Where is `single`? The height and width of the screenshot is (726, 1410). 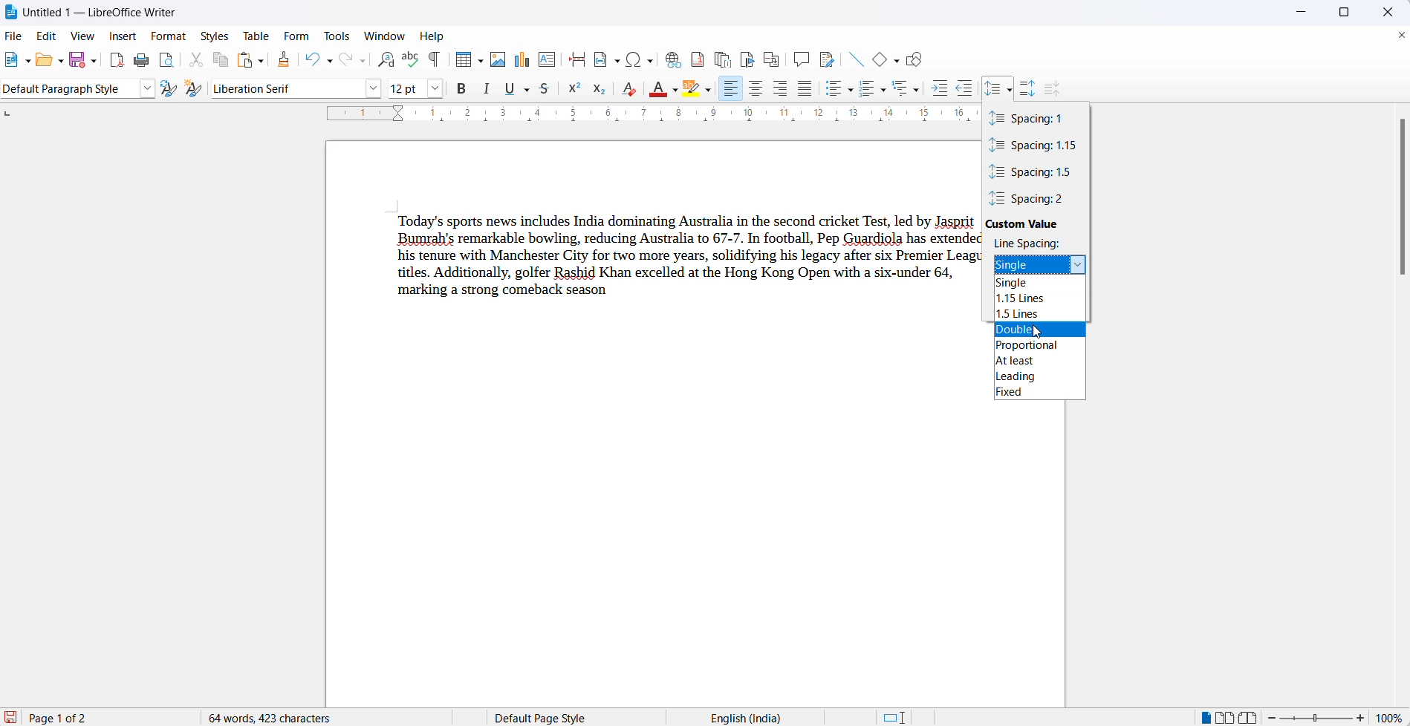
single is located at coordinates (1038, 284).